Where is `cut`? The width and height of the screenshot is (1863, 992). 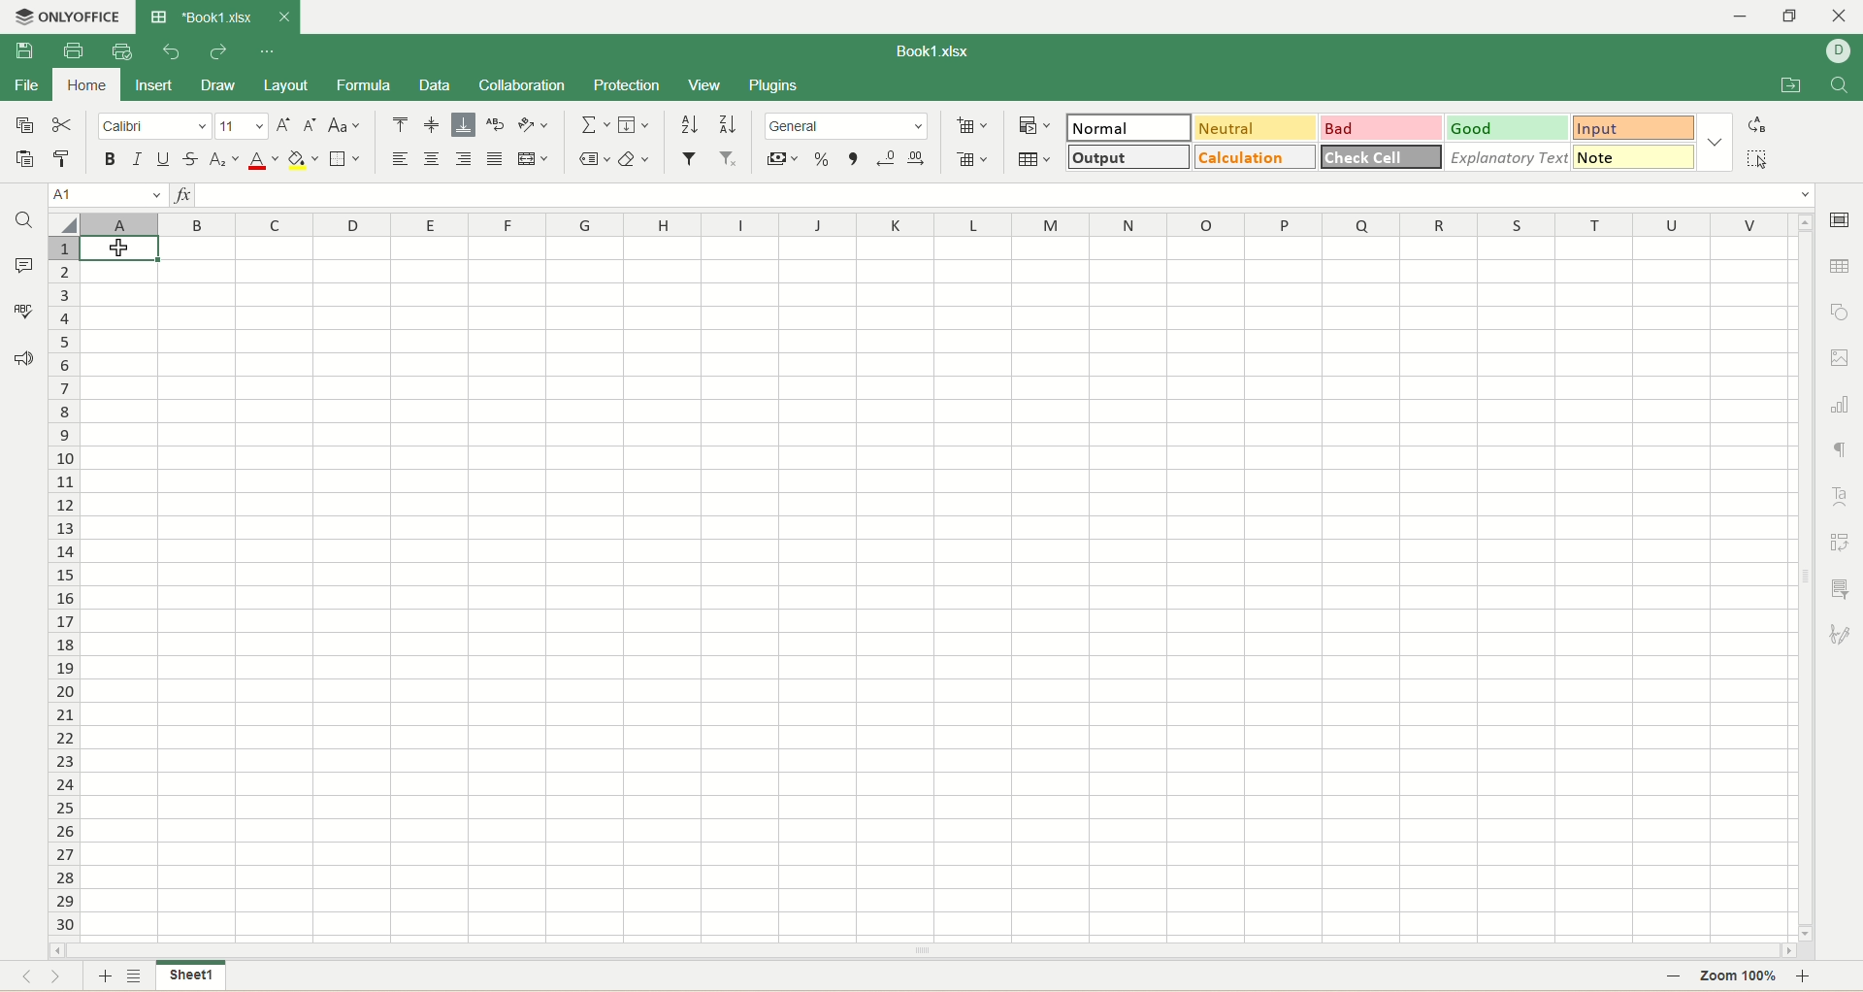
cut is located at coordinates (66, 124).